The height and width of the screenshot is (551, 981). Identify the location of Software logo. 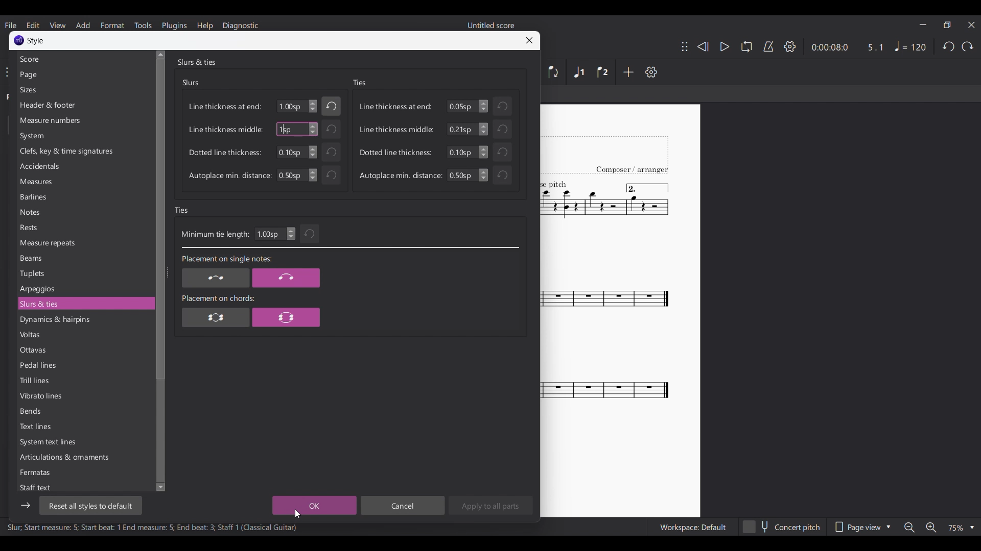
(19, 40).